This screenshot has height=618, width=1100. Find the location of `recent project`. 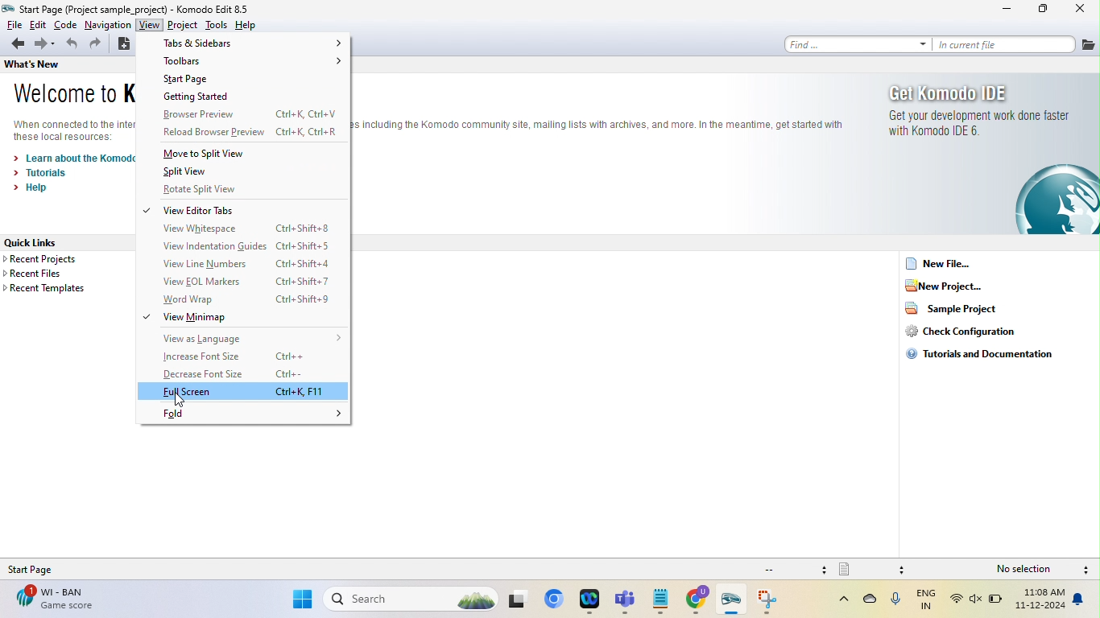

recent project is located at coordinates (59, 260).